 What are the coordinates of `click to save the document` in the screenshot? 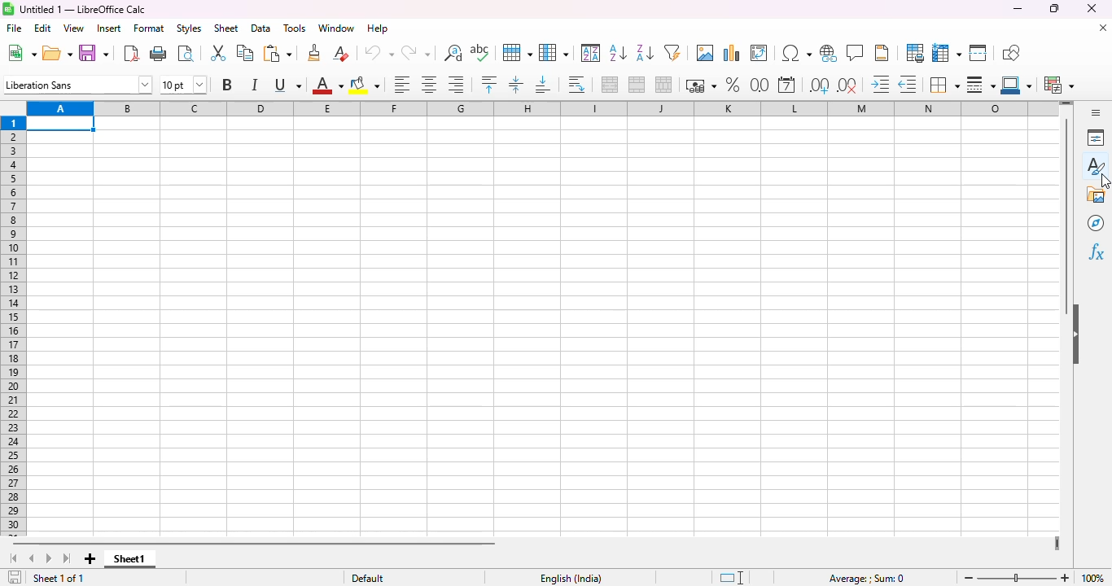 It's located at (15, 577).